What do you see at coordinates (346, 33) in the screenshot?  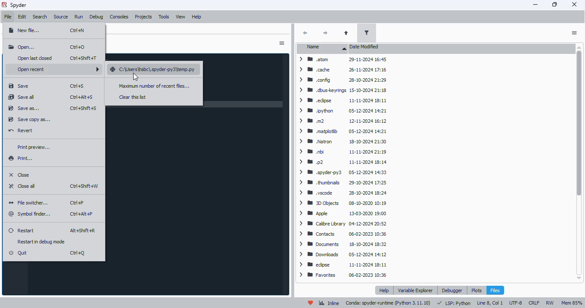 I see `parent` at bounding box center [346, 33].